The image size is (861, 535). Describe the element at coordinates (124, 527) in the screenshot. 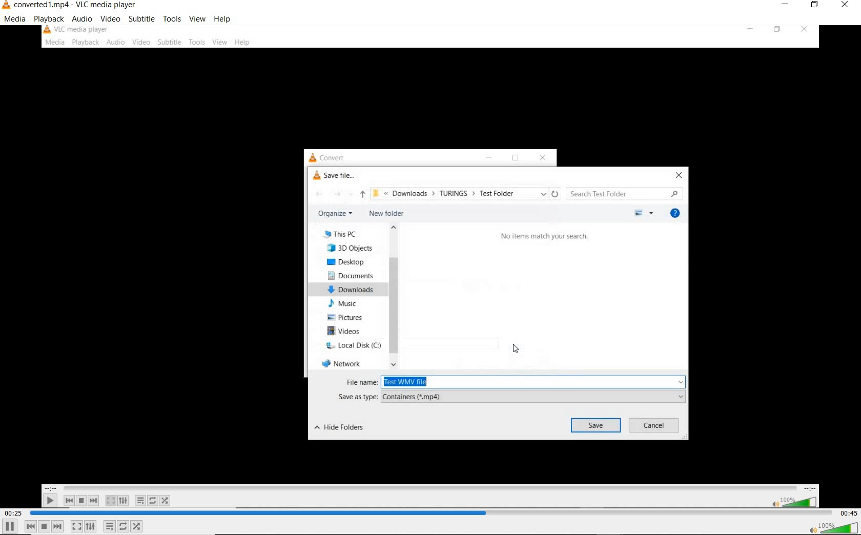

I see `click to toggle between loop all` at that location.